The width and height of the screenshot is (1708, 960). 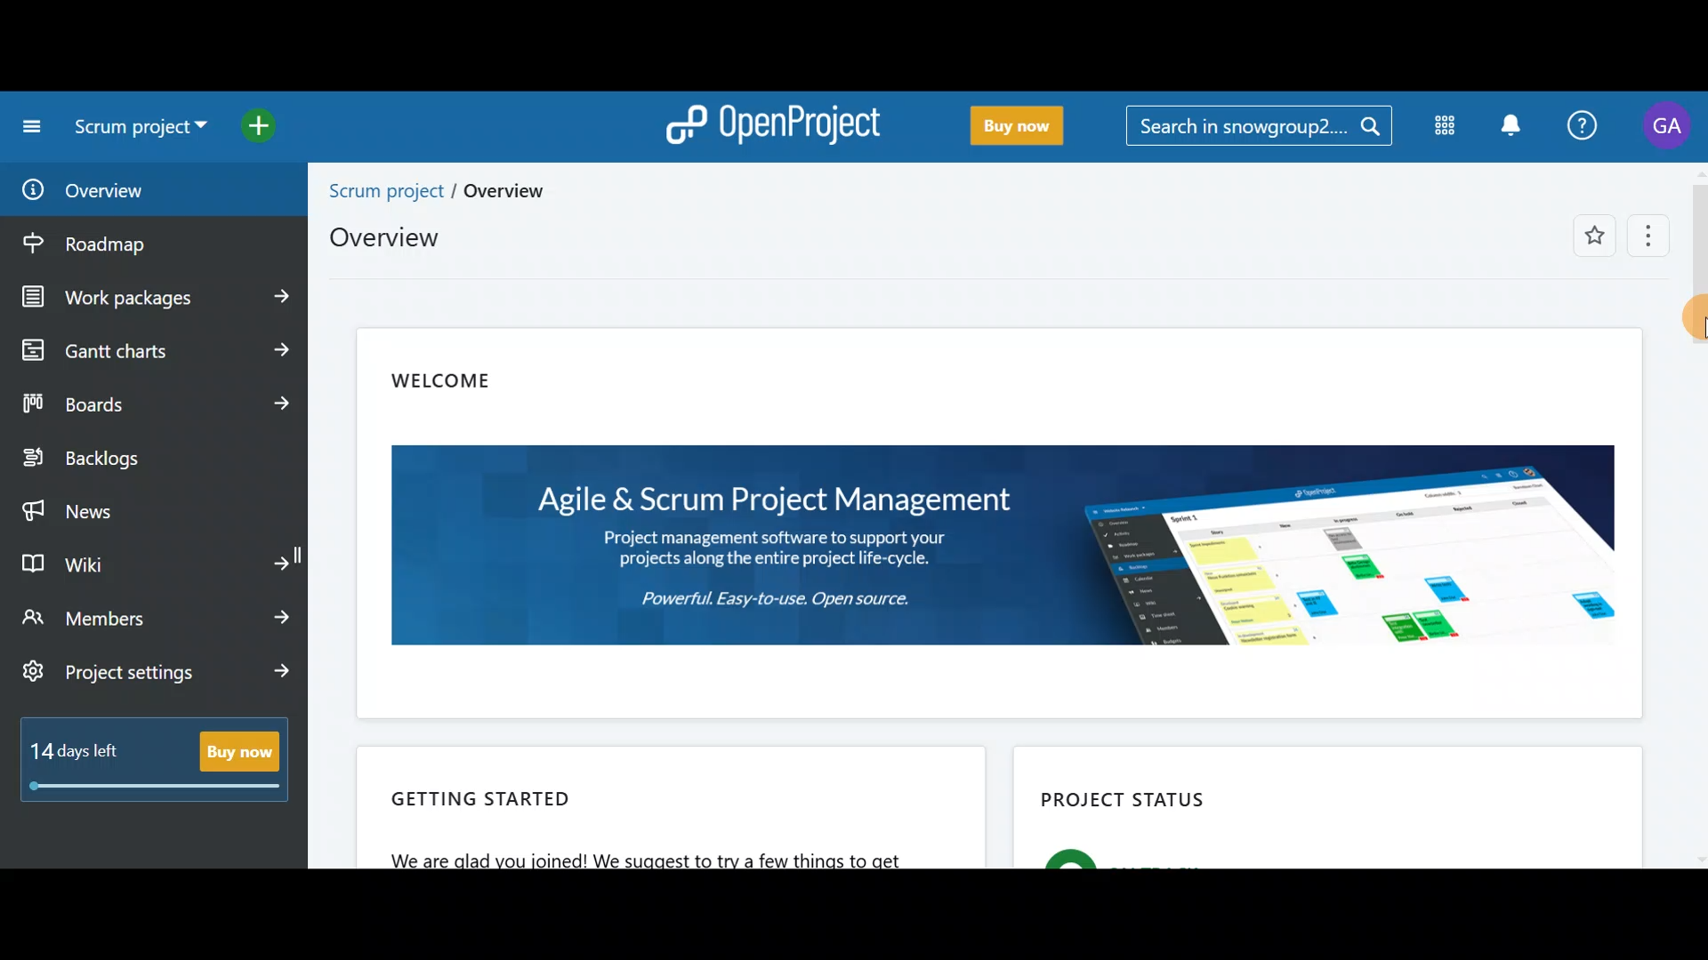 What do you see at coordinates (158, 675) in the screenshot?
I see `Project settings` at bounding box center [158, 675].